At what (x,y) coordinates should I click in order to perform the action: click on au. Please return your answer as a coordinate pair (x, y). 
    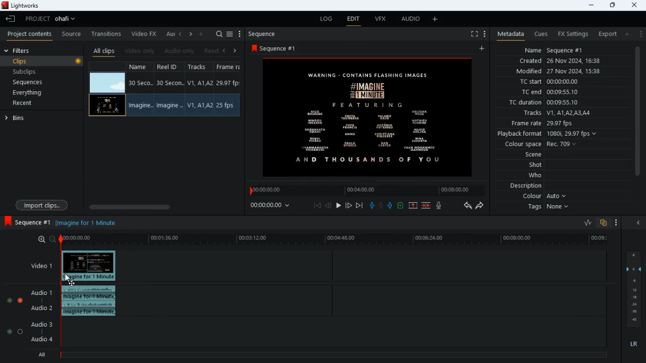
    Looking at the image, I should click on (171, 33).